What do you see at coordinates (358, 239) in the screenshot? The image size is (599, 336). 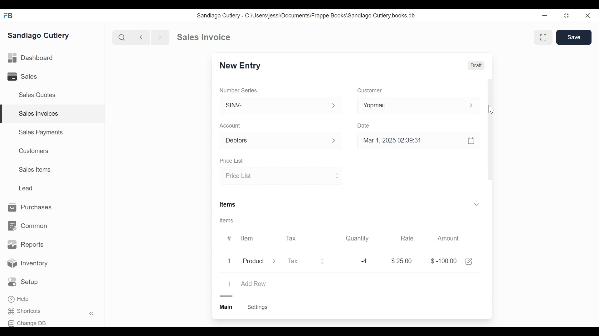 I see `Quantity` at bounding box center [358, 239].